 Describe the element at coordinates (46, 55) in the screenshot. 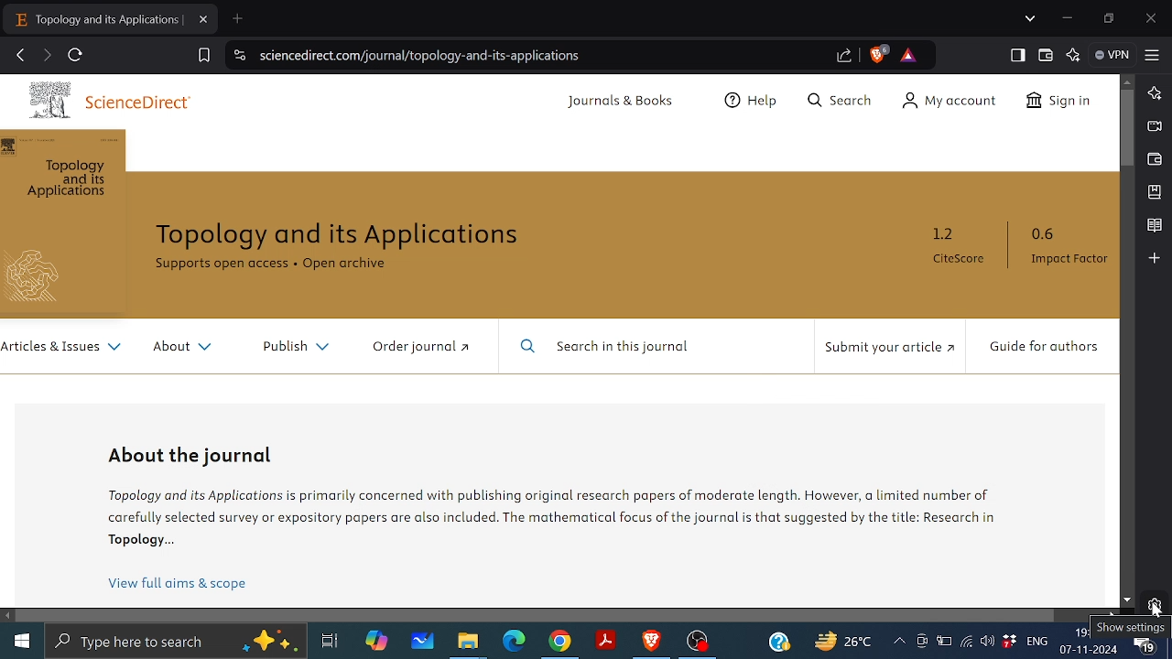

I see `Go forward` at that location.